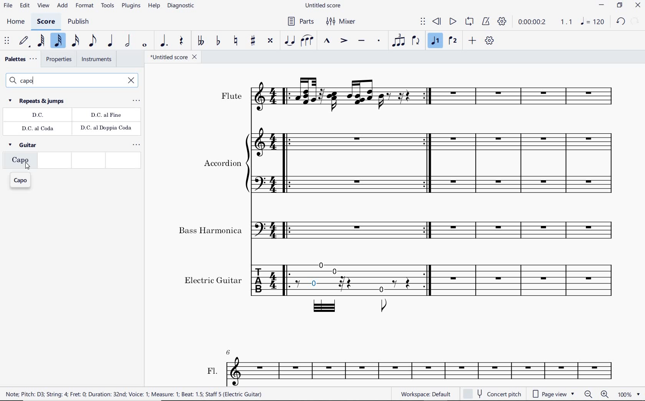  I want to click on select to move, so click(7, 41).